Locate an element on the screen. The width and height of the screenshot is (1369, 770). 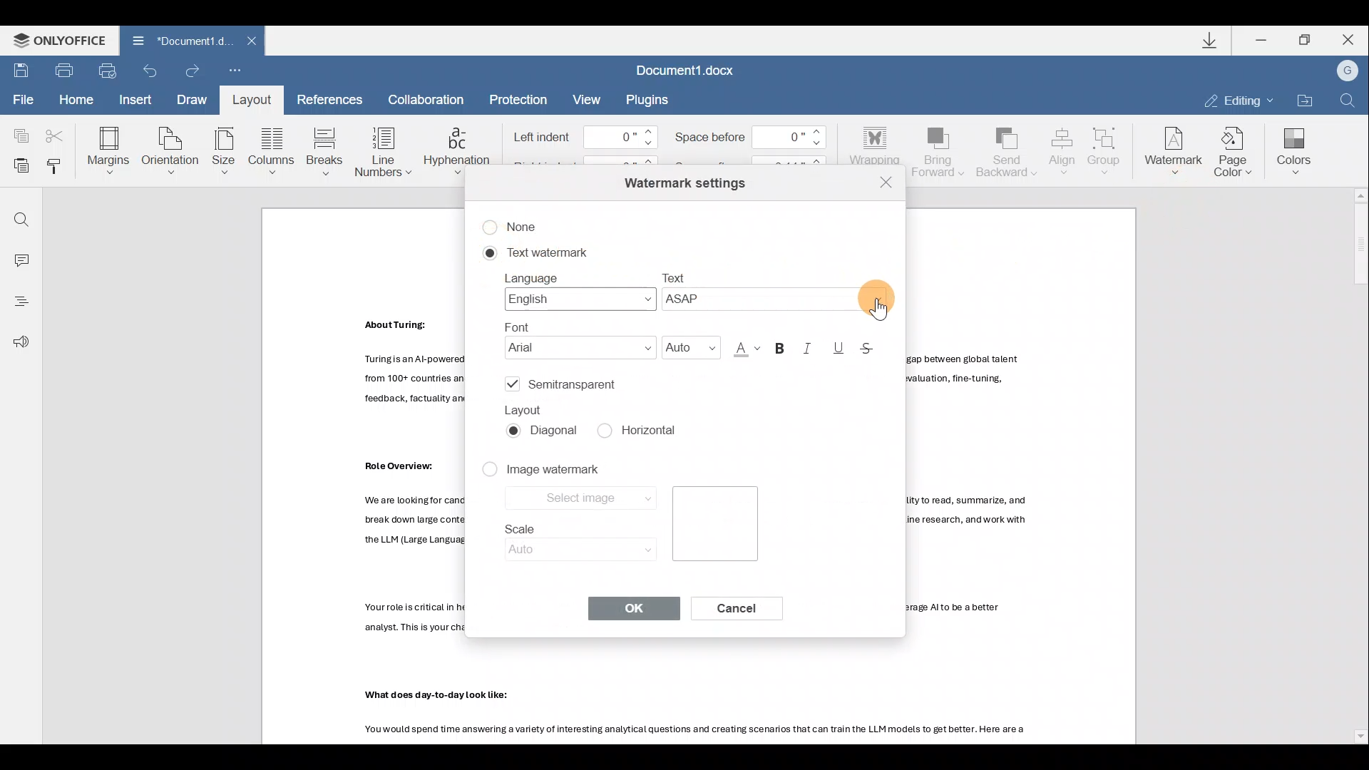
 is located at coordinates (442, 696).